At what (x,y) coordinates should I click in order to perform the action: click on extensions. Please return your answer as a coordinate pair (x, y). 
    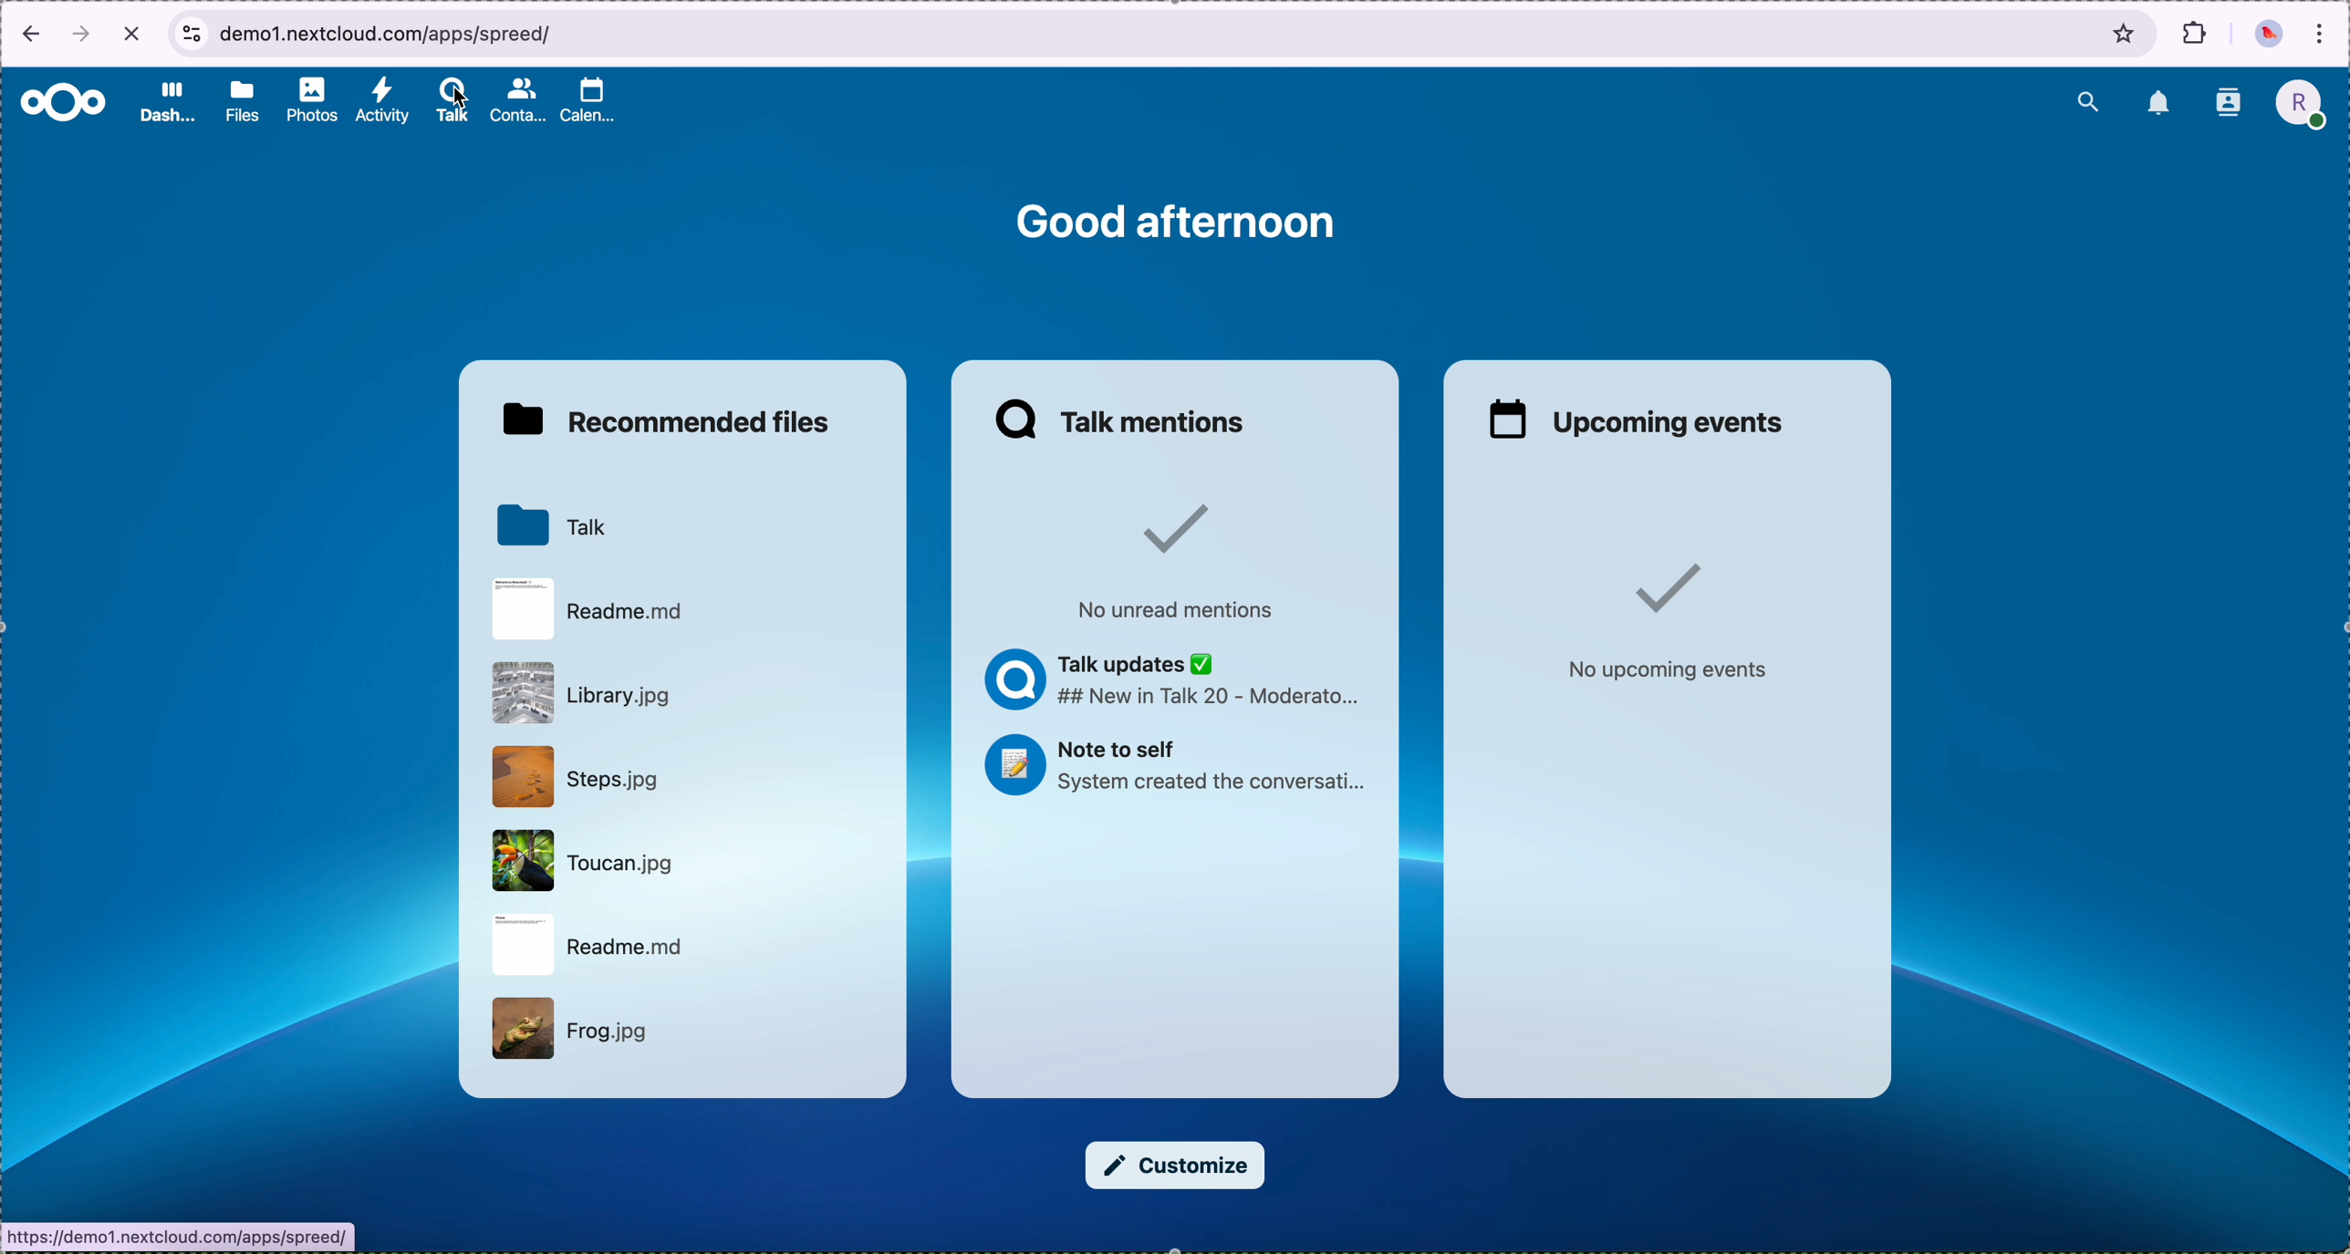
    Looking at the image, I should click on (2194, 27).